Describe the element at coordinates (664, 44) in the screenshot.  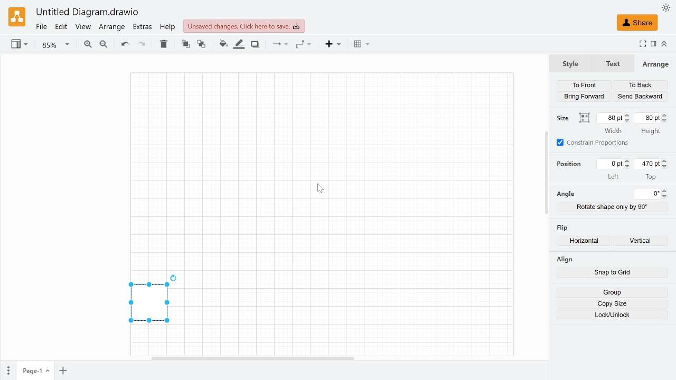
I see `Collapse /expamd` at that location.